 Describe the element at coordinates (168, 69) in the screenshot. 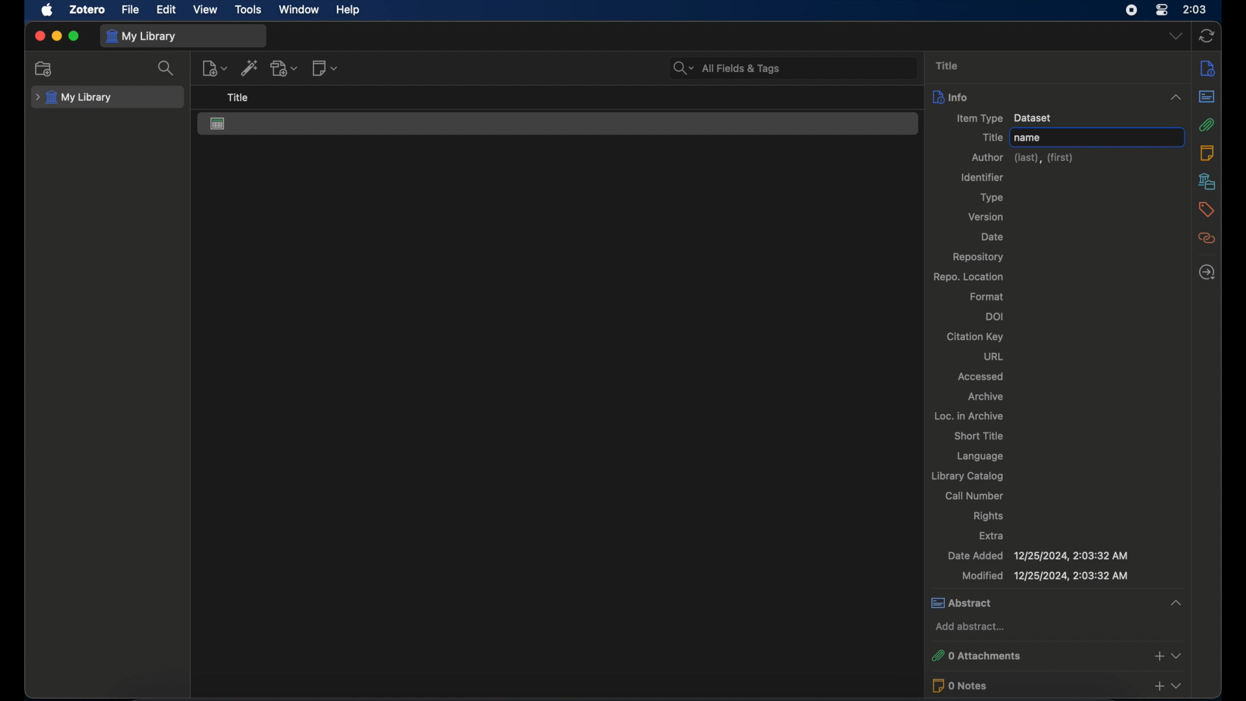

I see `search` at that location.